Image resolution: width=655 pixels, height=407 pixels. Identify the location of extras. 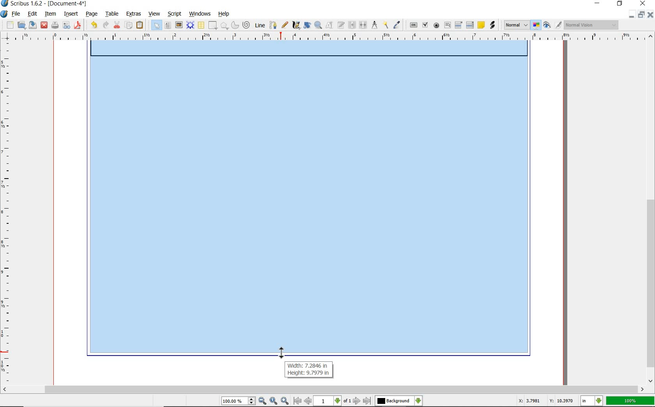
(133, 14).